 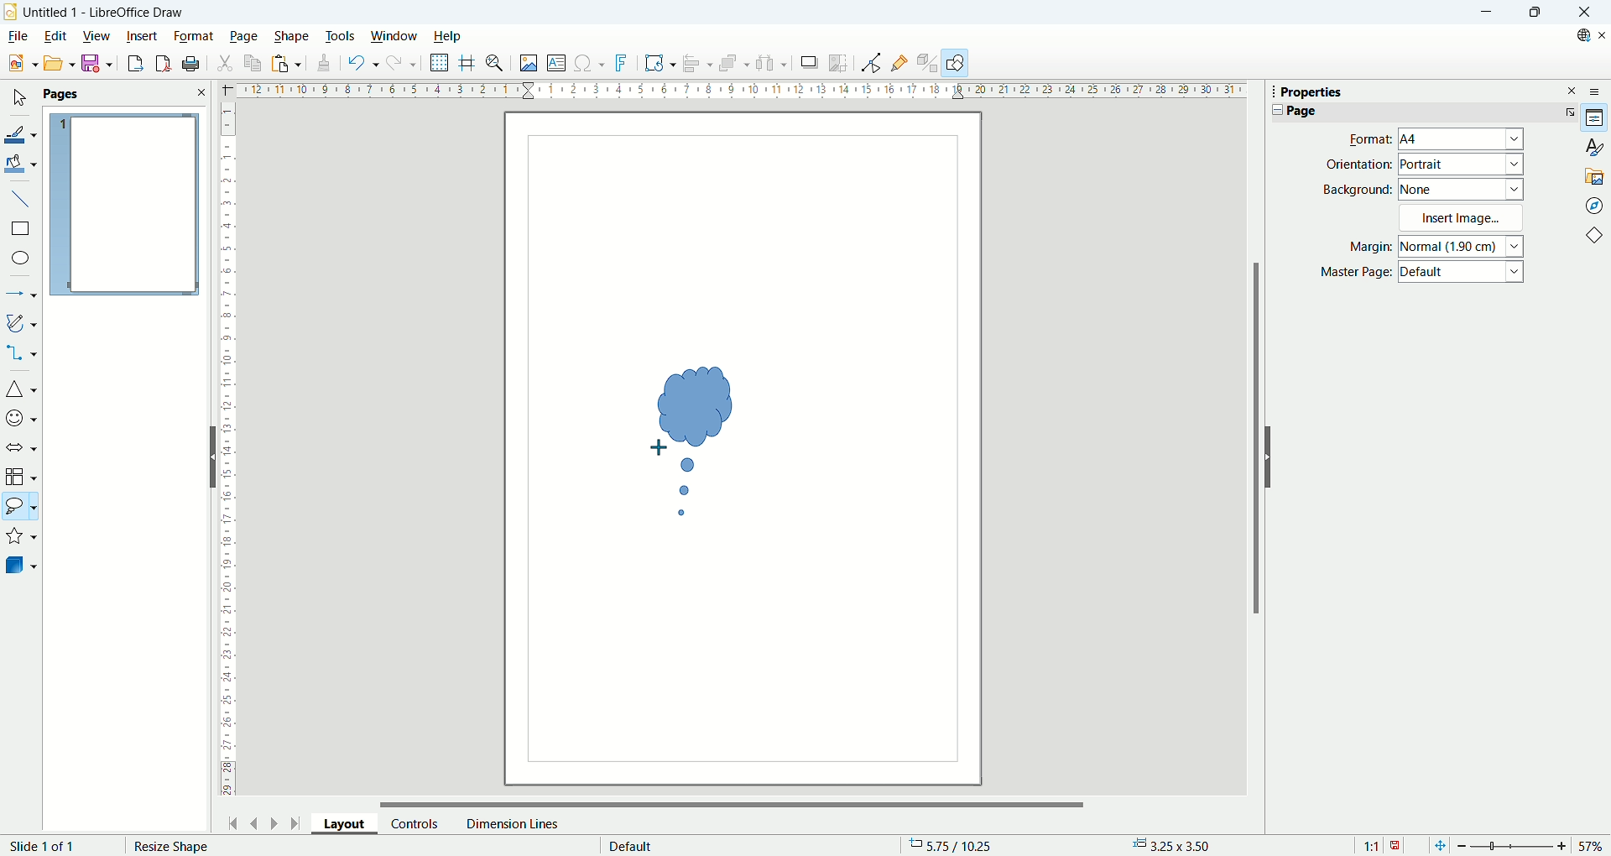 I want to click on arrange, so click(x=737, y=65).